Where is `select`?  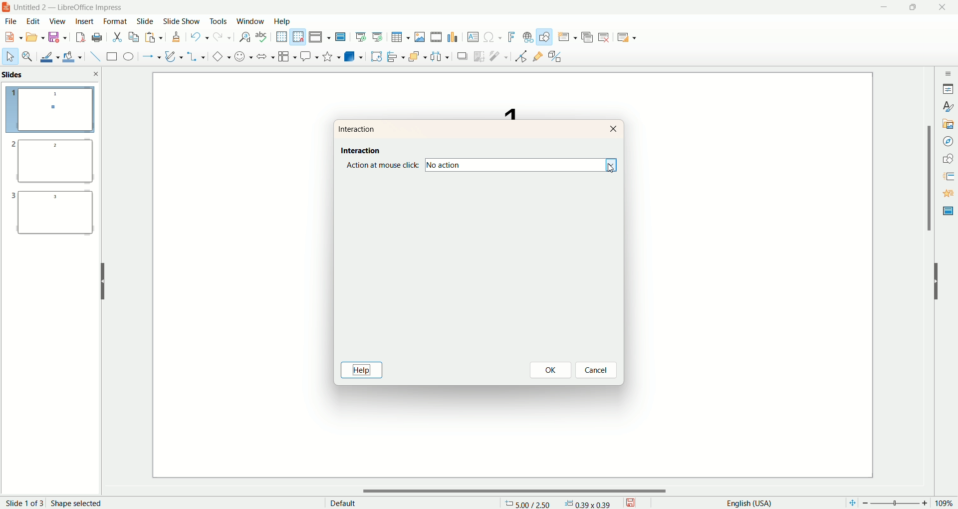 select is located at coordinates (10, 58).